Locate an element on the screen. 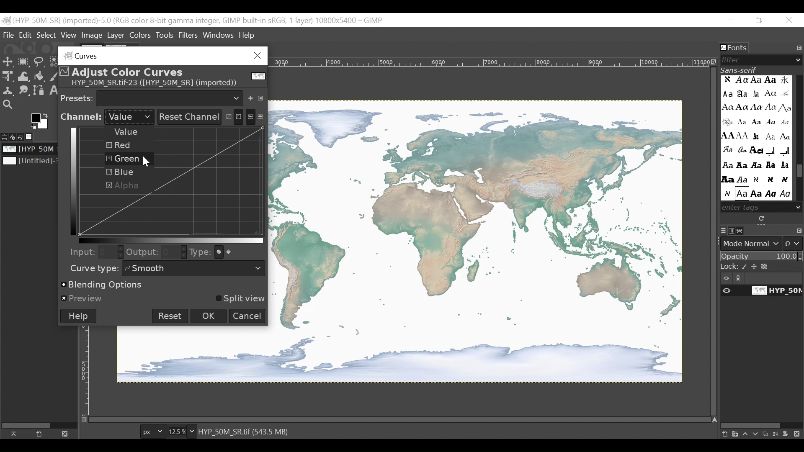 Image resolution: width=804 pixels, height=452 pixels. Pick a preset for the list is located at coordinates (170, 98).